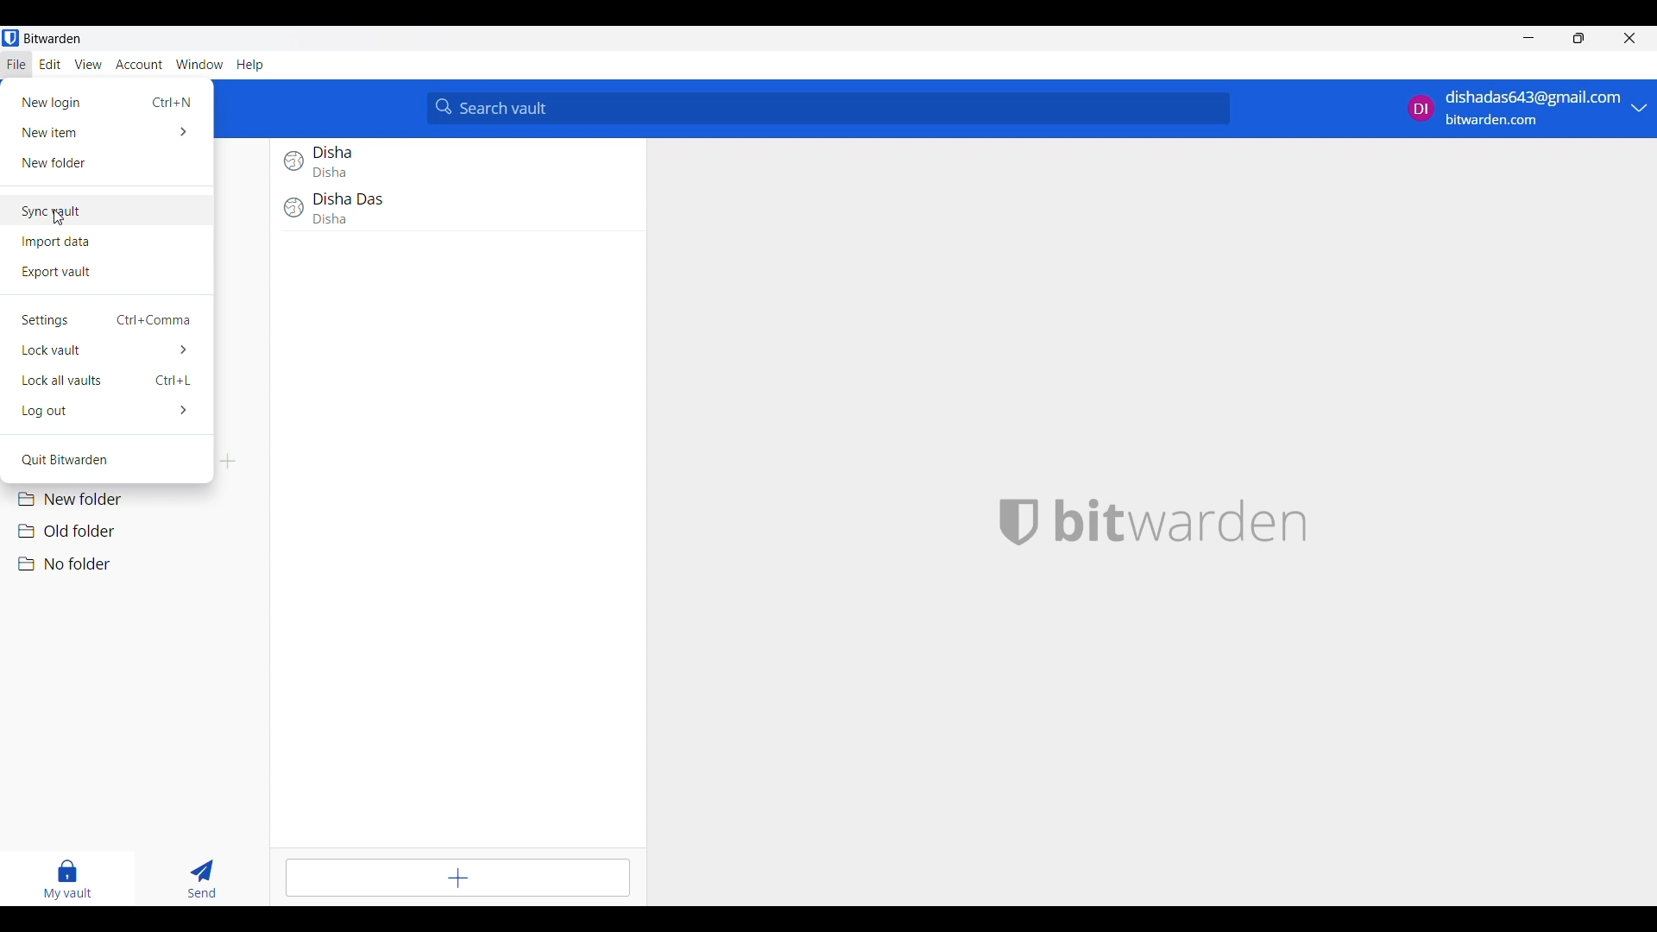  Describe the element at coordinates (67, 880) in the screenshot. I see `My vault` at that location.